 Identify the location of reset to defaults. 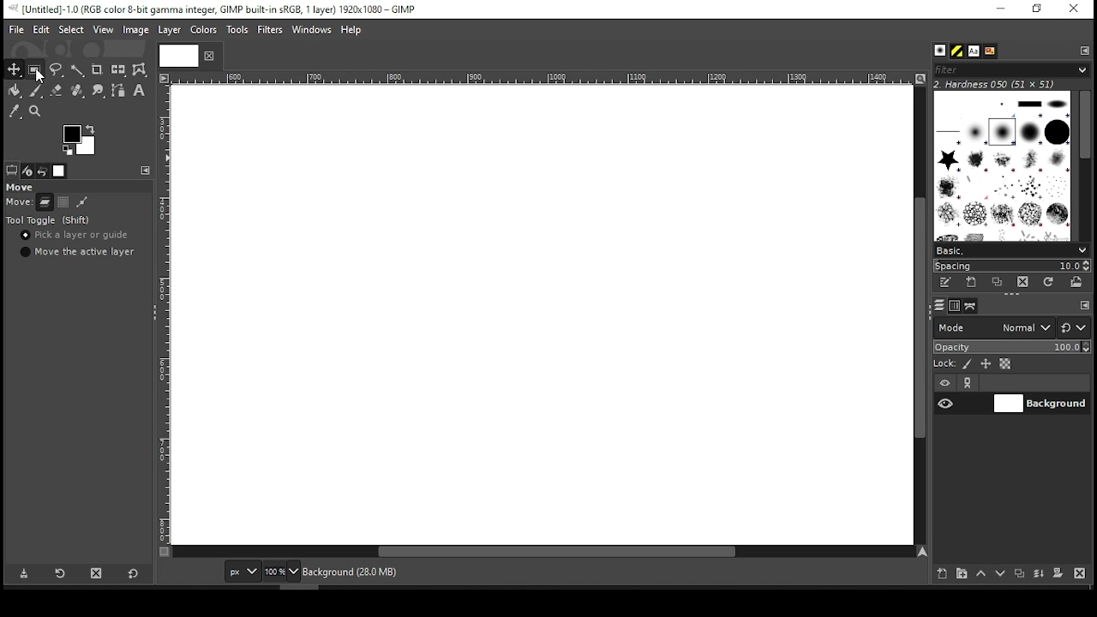
(134, 574).